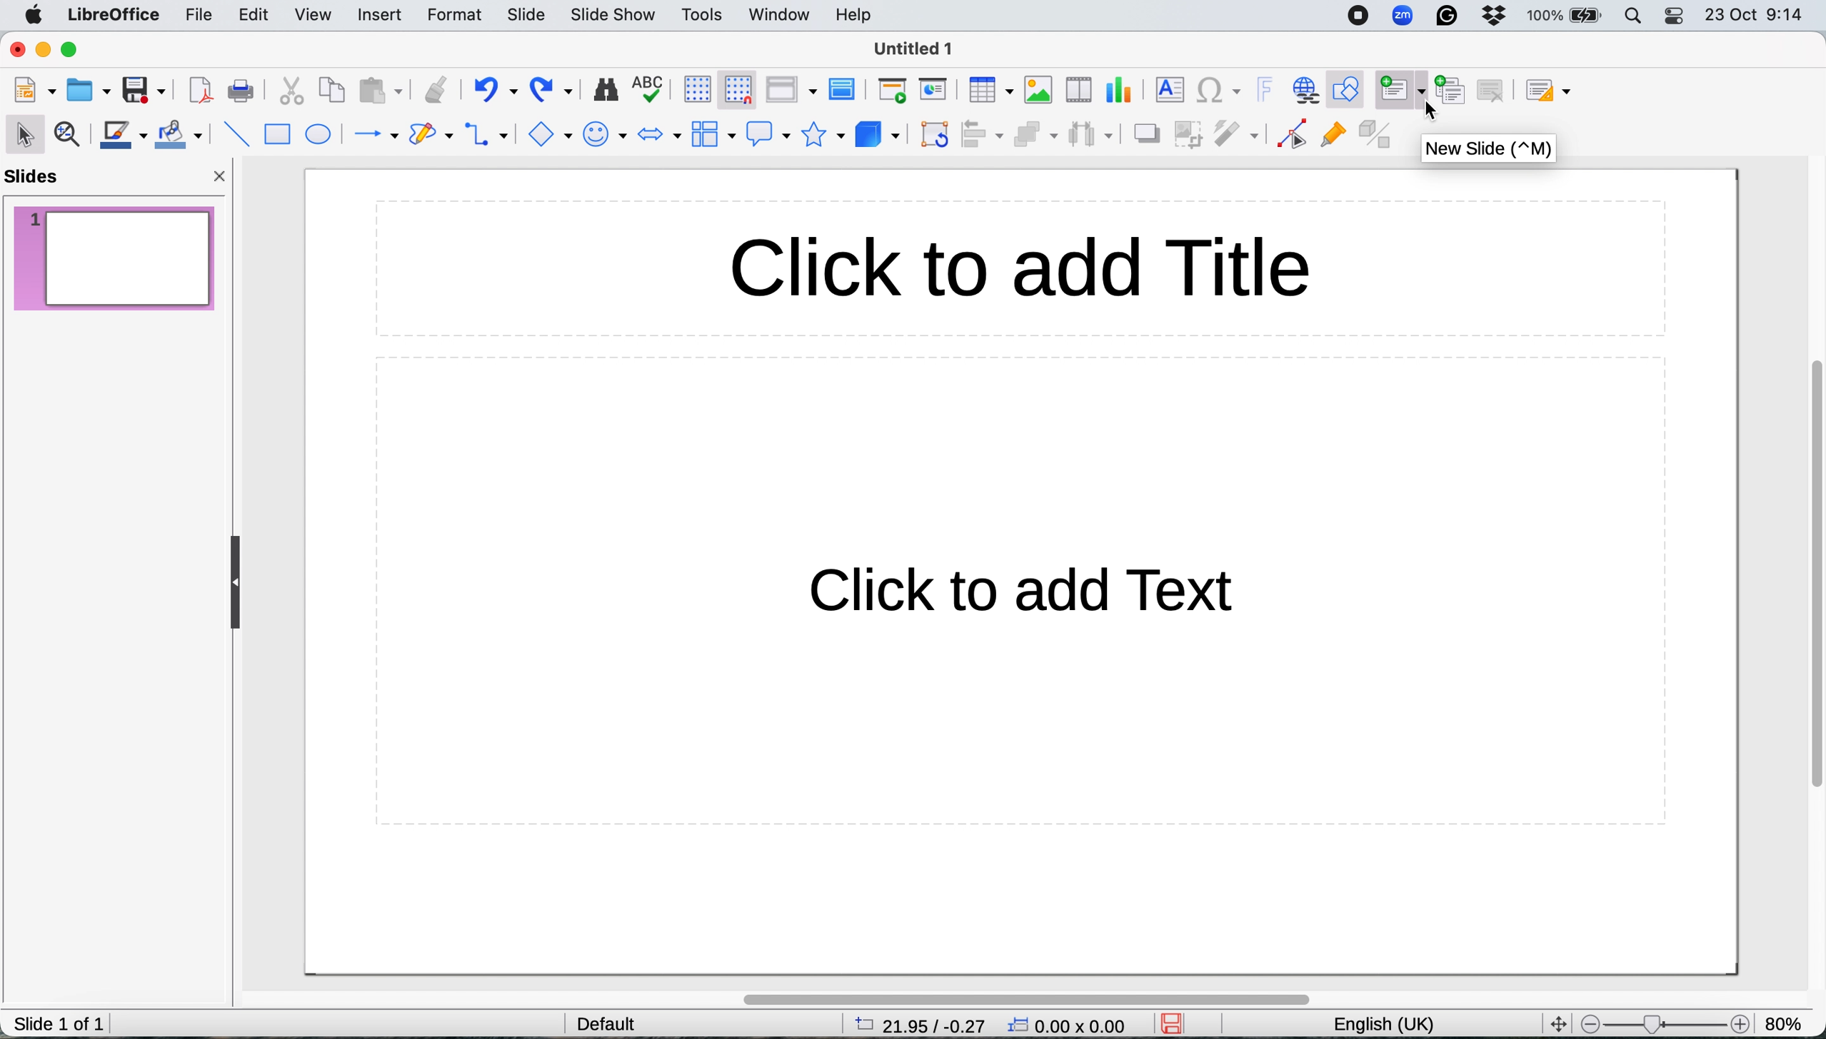 The image size is (1826, 1039). Describe the element at coordinates (1050, 592) in the screenshot. I see `text` at that location.